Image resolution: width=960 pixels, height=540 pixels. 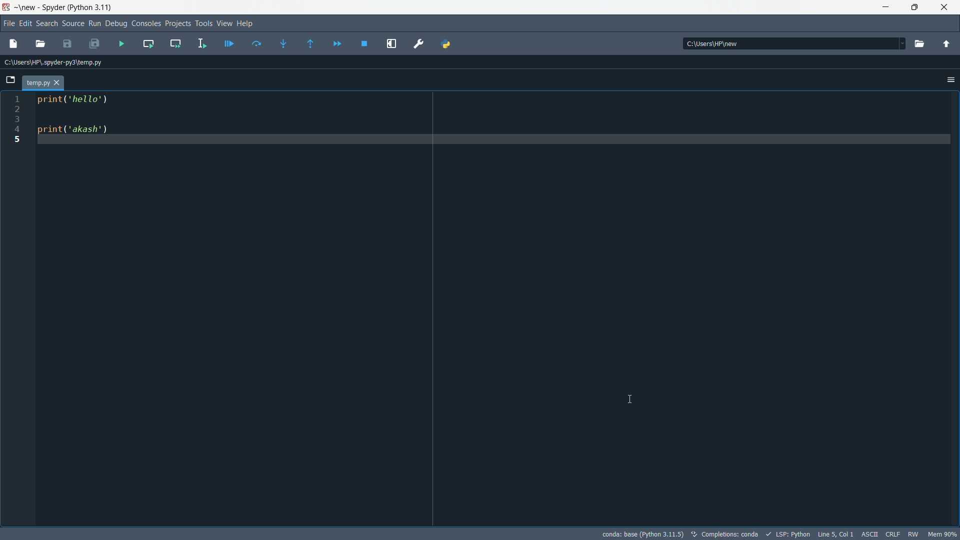 I want to click on run file, so click(x=120, y=43).